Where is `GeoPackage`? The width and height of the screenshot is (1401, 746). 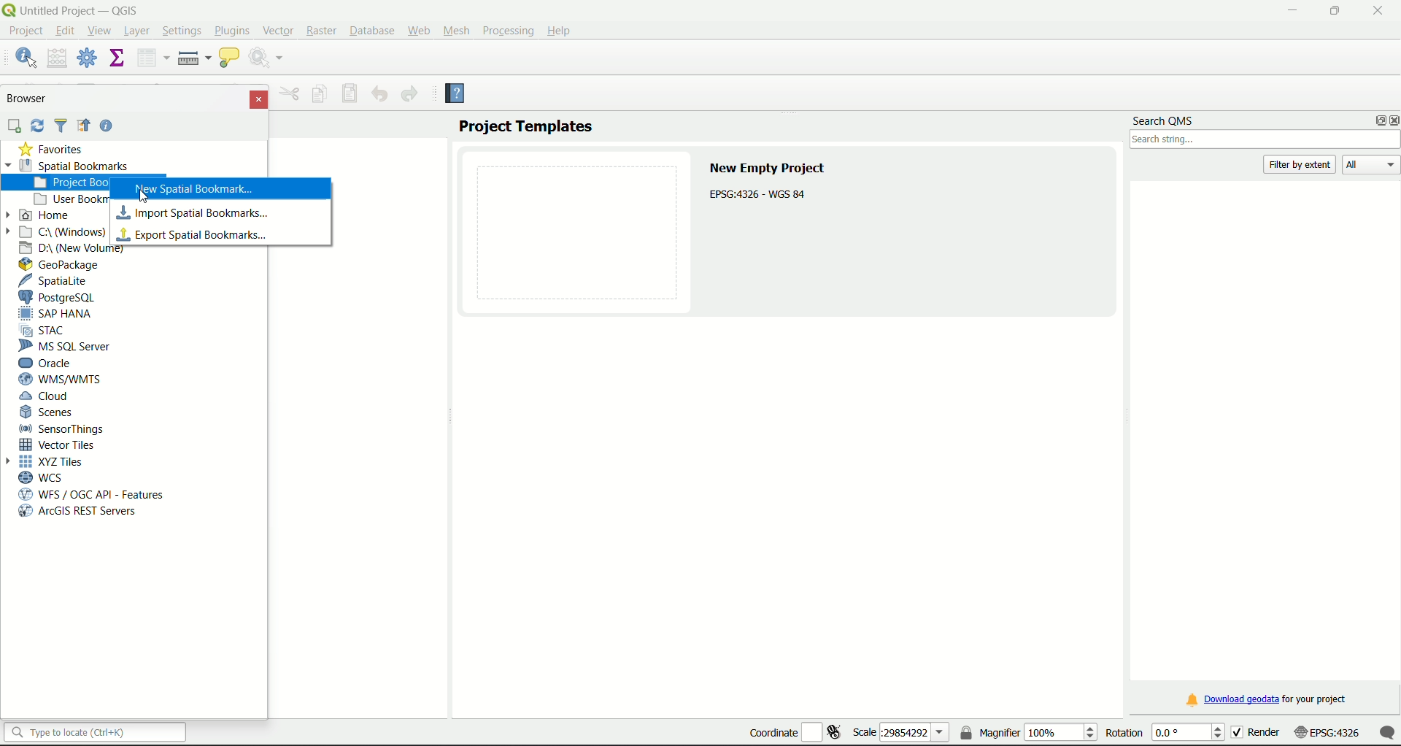 GeoPackage is located at coordinates (61, 265).